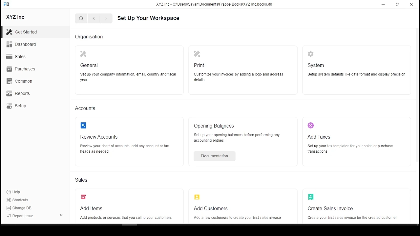 The width and height of the screenshot is (420, 236). What do you see at coordinates (237, 138) in the screenshot?
I see `set up your opening balances before performing any accounting entries` at bounding box center [237, 138].